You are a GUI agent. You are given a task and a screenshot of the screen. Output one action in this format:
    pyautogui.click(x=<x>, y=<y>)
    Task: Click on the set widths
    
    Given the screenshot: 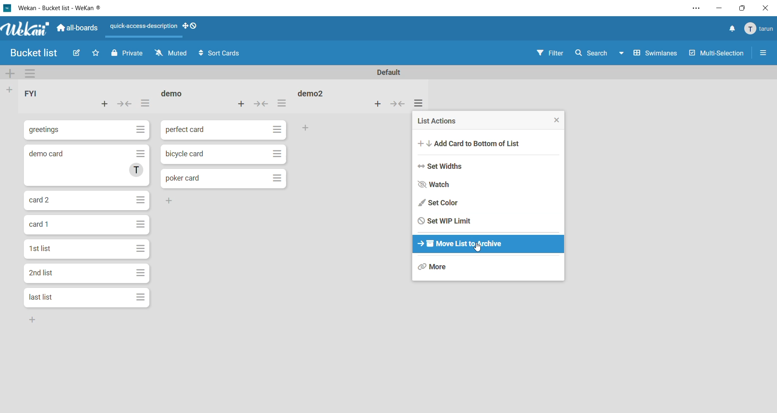 What is the action you would take?
    pyautogui.click(x=444, y=166)
    